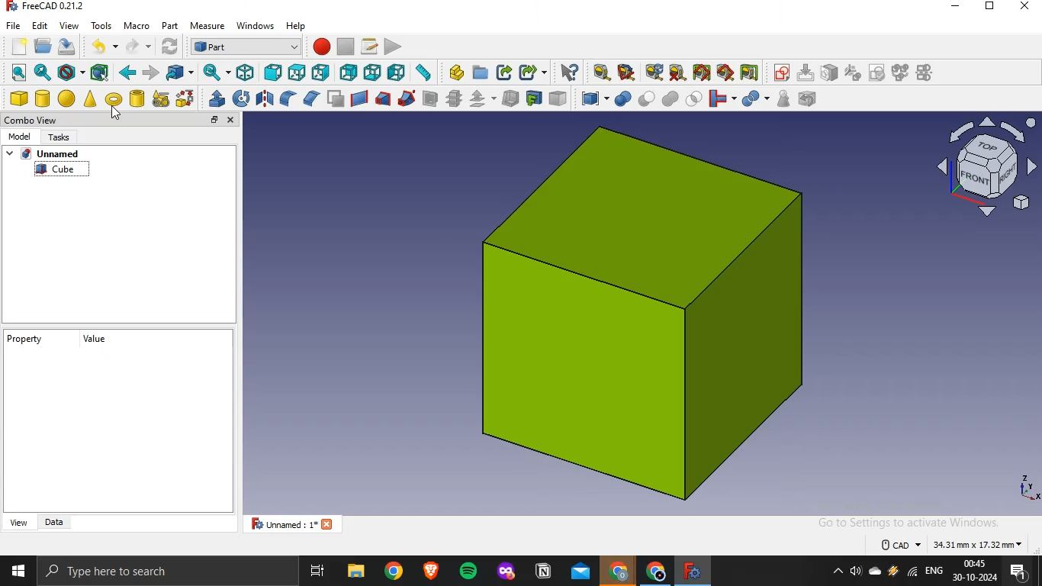  What do you see at coordinates (217, 98) in the screenshot?
I see `extrude` at bounding box center [217, 98].